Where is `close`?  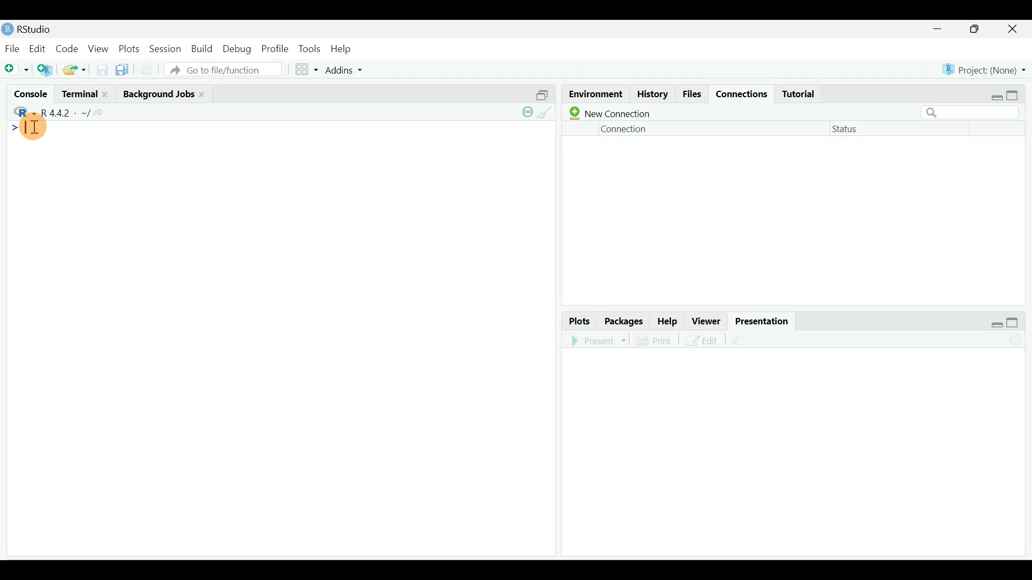
close is located at coordinates (1017, 28).